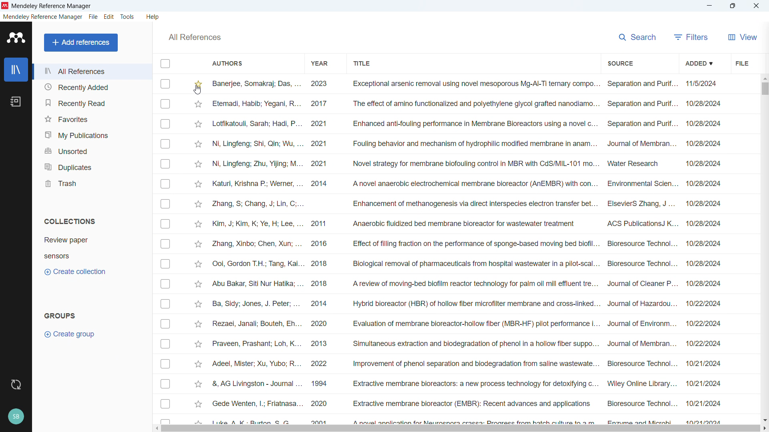 The width and height of the screenshot is (769, 432). Describe the element at coordinates (165, 64) in the screenshot. I see `Select all ` at that location.